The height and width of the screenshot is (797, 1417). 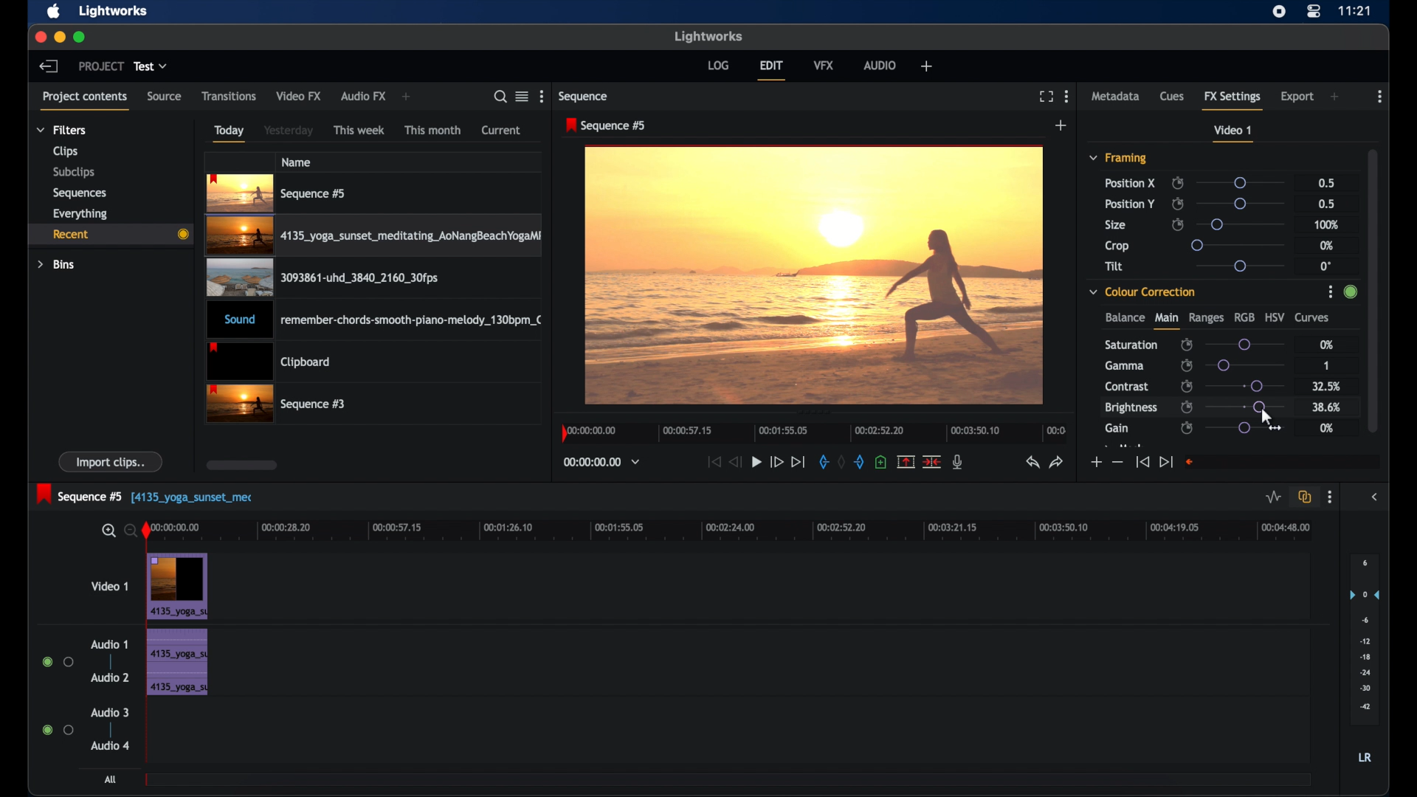 I want to click on slider, so click(x=1245, y=428).